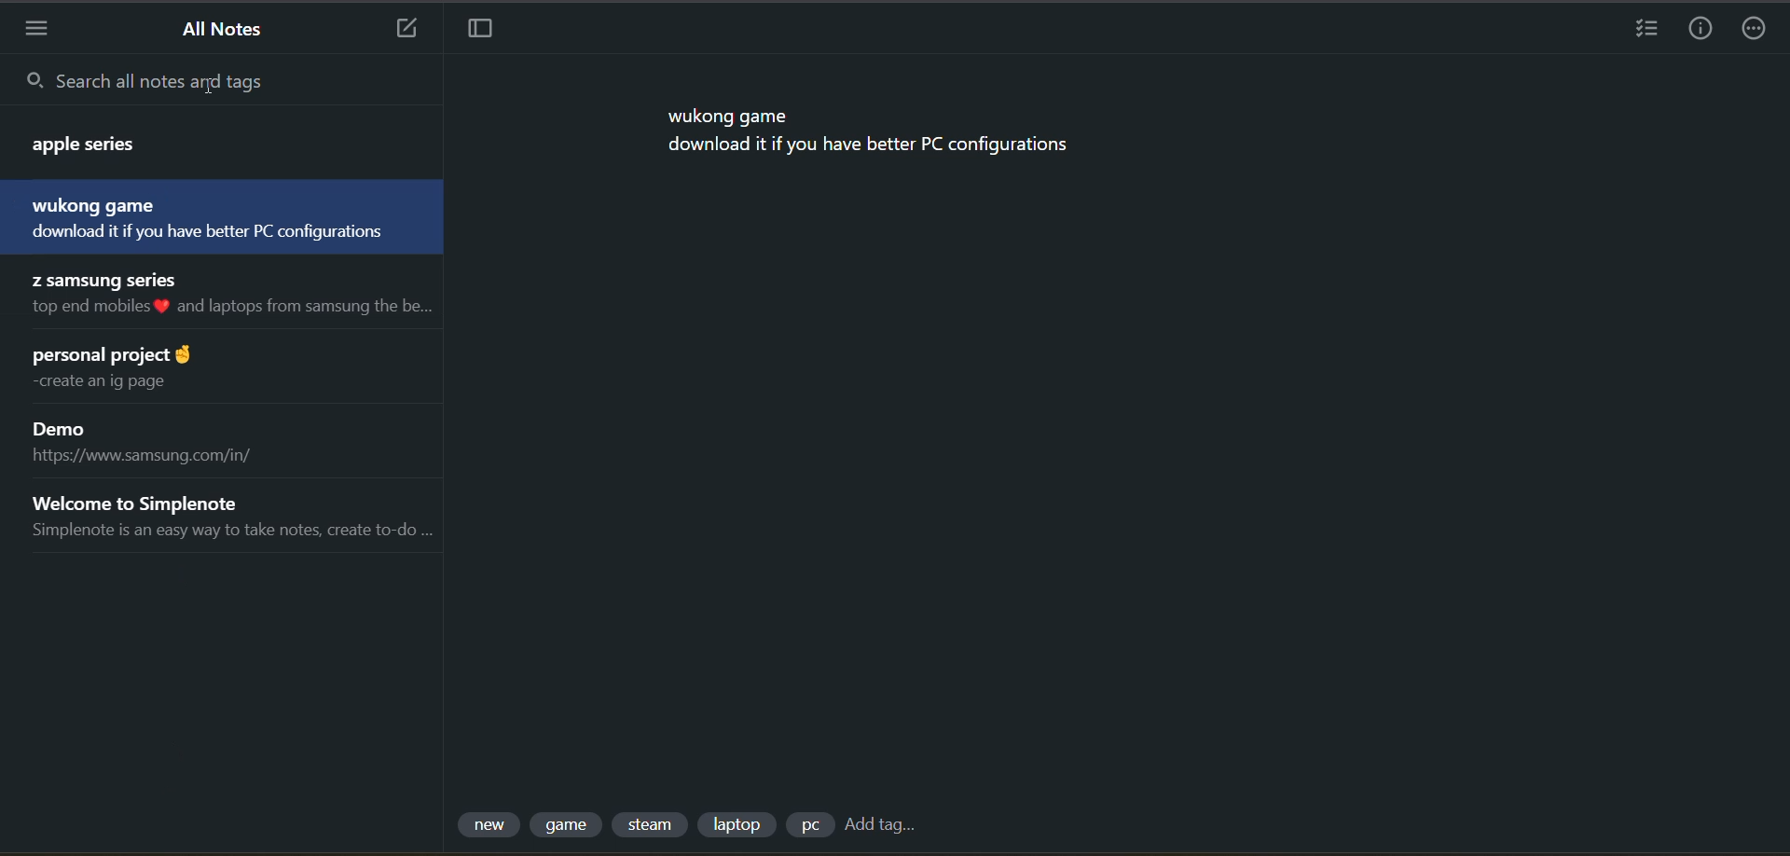 The width and height of the screenshot is (1790, 856). I want to click on note title and preview, so click(227, 516).